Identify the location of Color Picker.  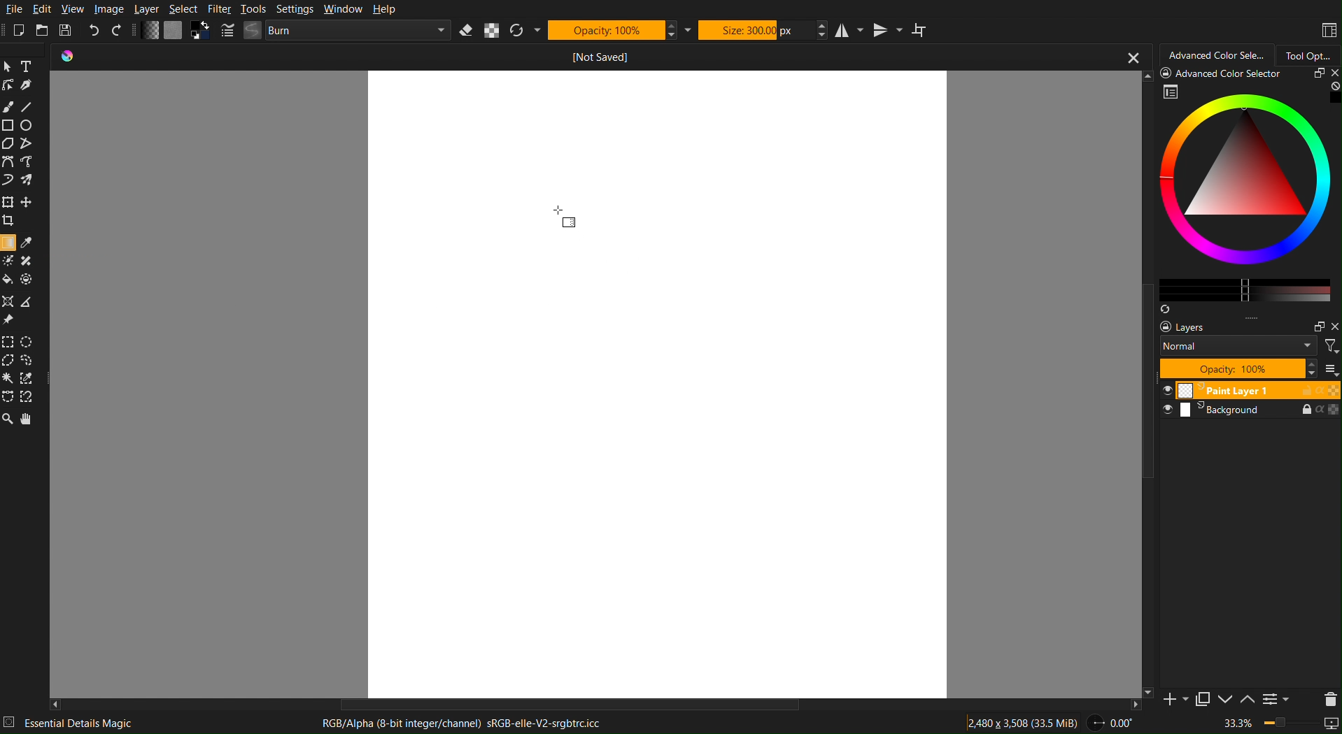
(29, 243).